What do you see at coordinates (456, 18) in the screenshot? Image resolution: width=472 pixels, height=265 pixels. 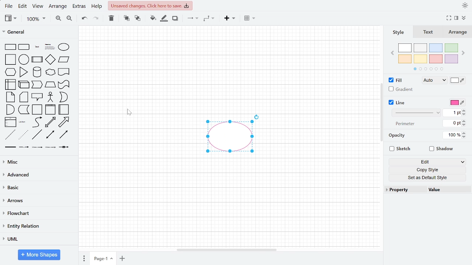 I see `format` at bounding box center [456, 18].